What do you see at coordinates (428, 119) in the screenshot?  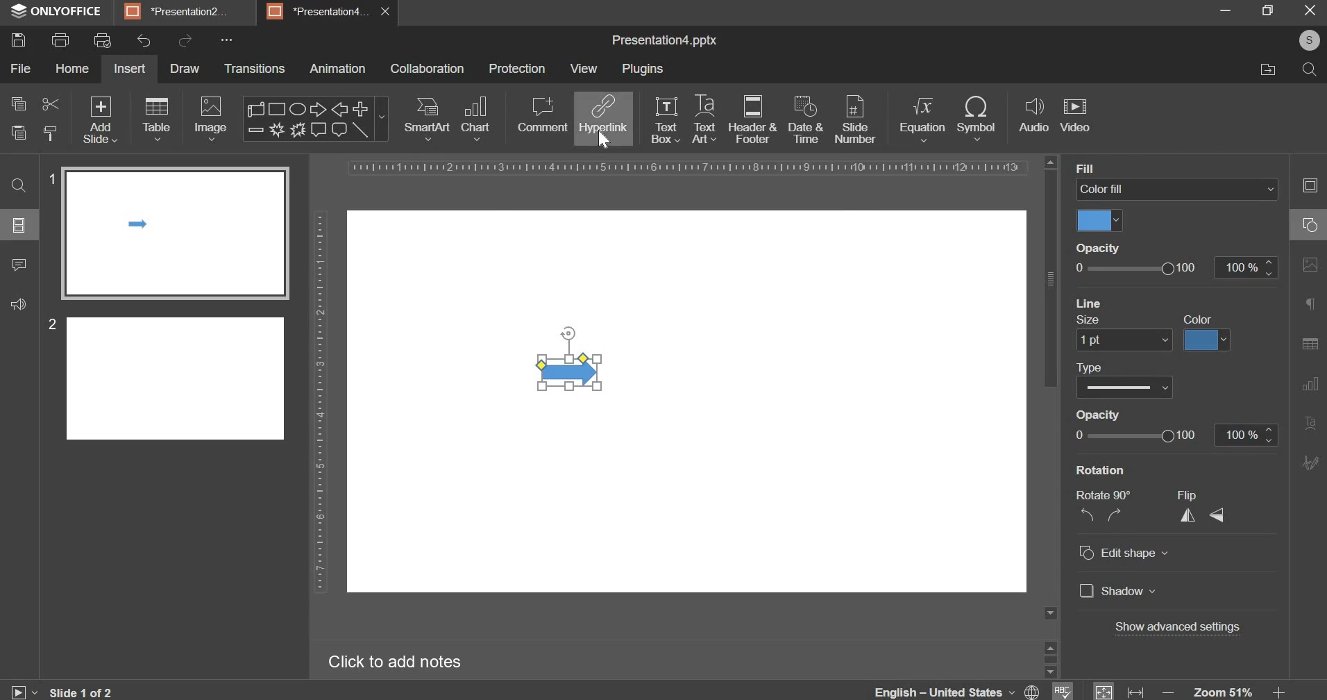 I see `smart art` at bounding box center [428, 119].